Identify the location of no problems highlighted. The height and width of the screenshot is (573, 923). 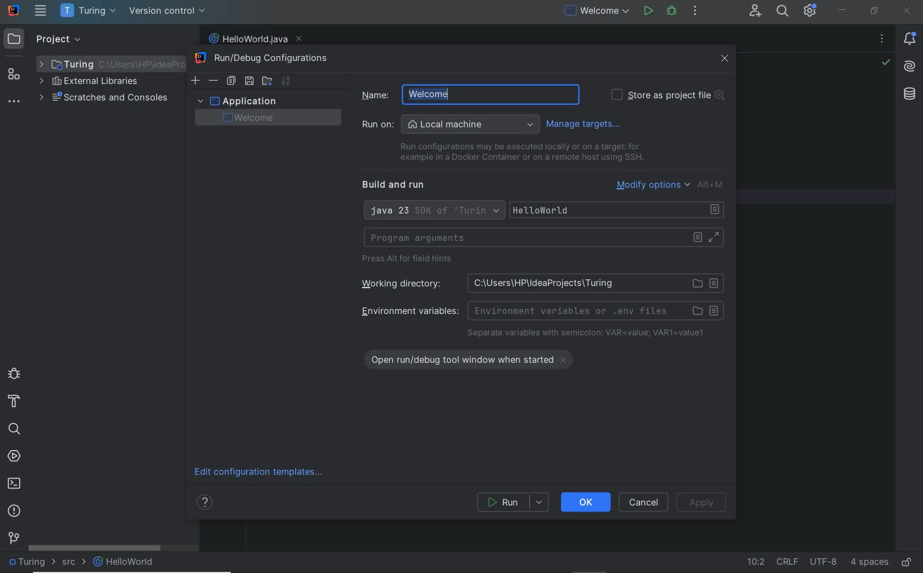
(886, 63).